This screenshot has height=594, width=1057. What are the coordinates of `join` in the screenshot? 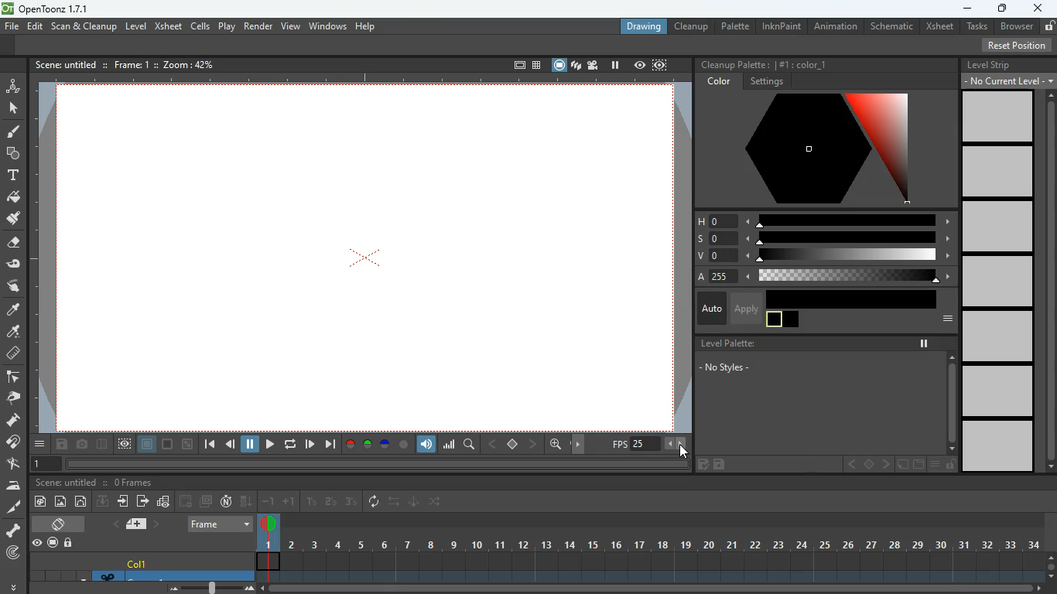 It's located at (12, 442).